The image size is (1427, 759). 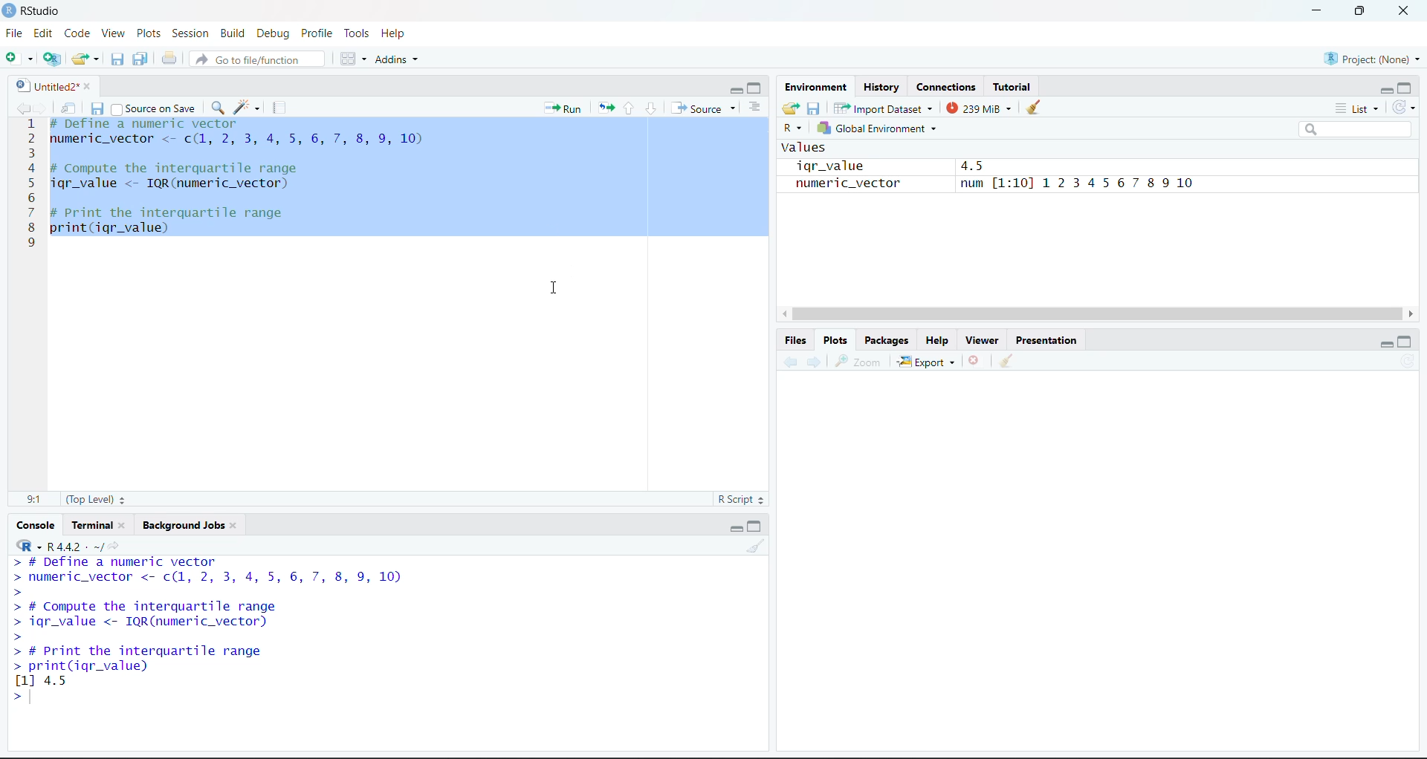 What do you see at coordinates (812, 362) in the screenshot?
I see `Go forward to the next source location (Ctrl + F10)` at bounding box center [812, 362].